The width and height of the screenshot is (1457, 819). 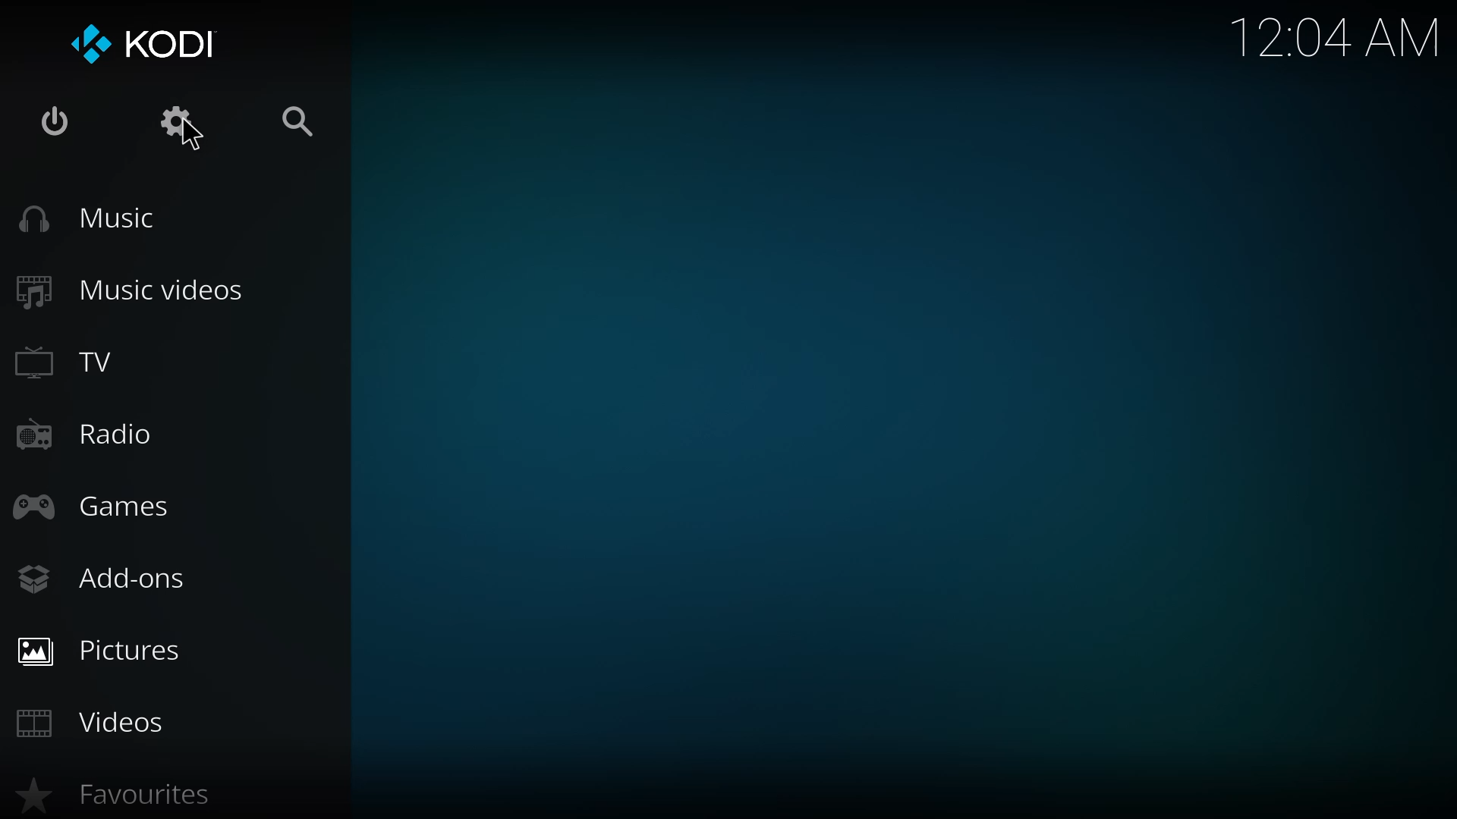 What do you see at coordinates (111, 577) in the screenshot?
I see `add-ons` at bounding box center [111, 577].